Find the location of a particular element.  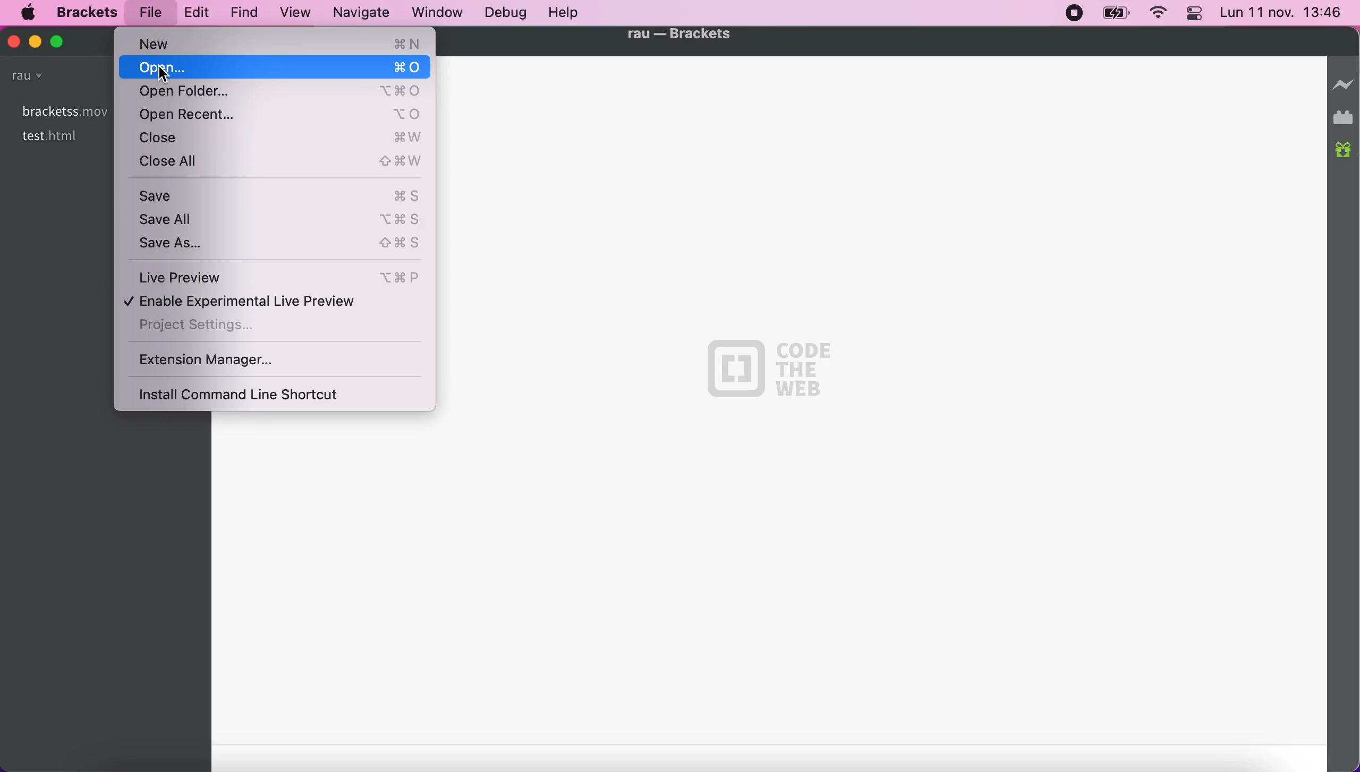

debug is located at coordinates (508, 12).